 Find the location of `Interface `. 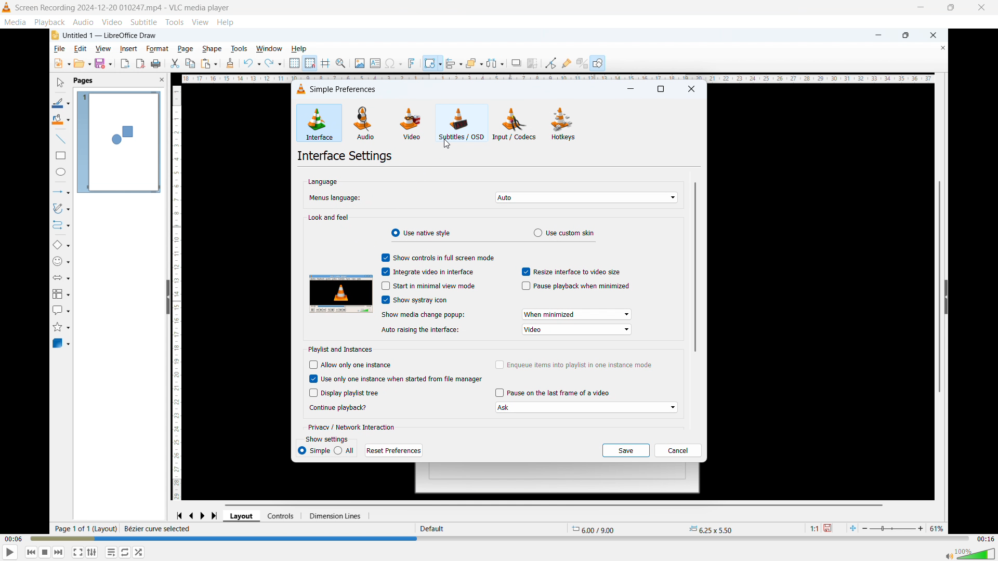

Interface  is located at coordinates (319, 124).